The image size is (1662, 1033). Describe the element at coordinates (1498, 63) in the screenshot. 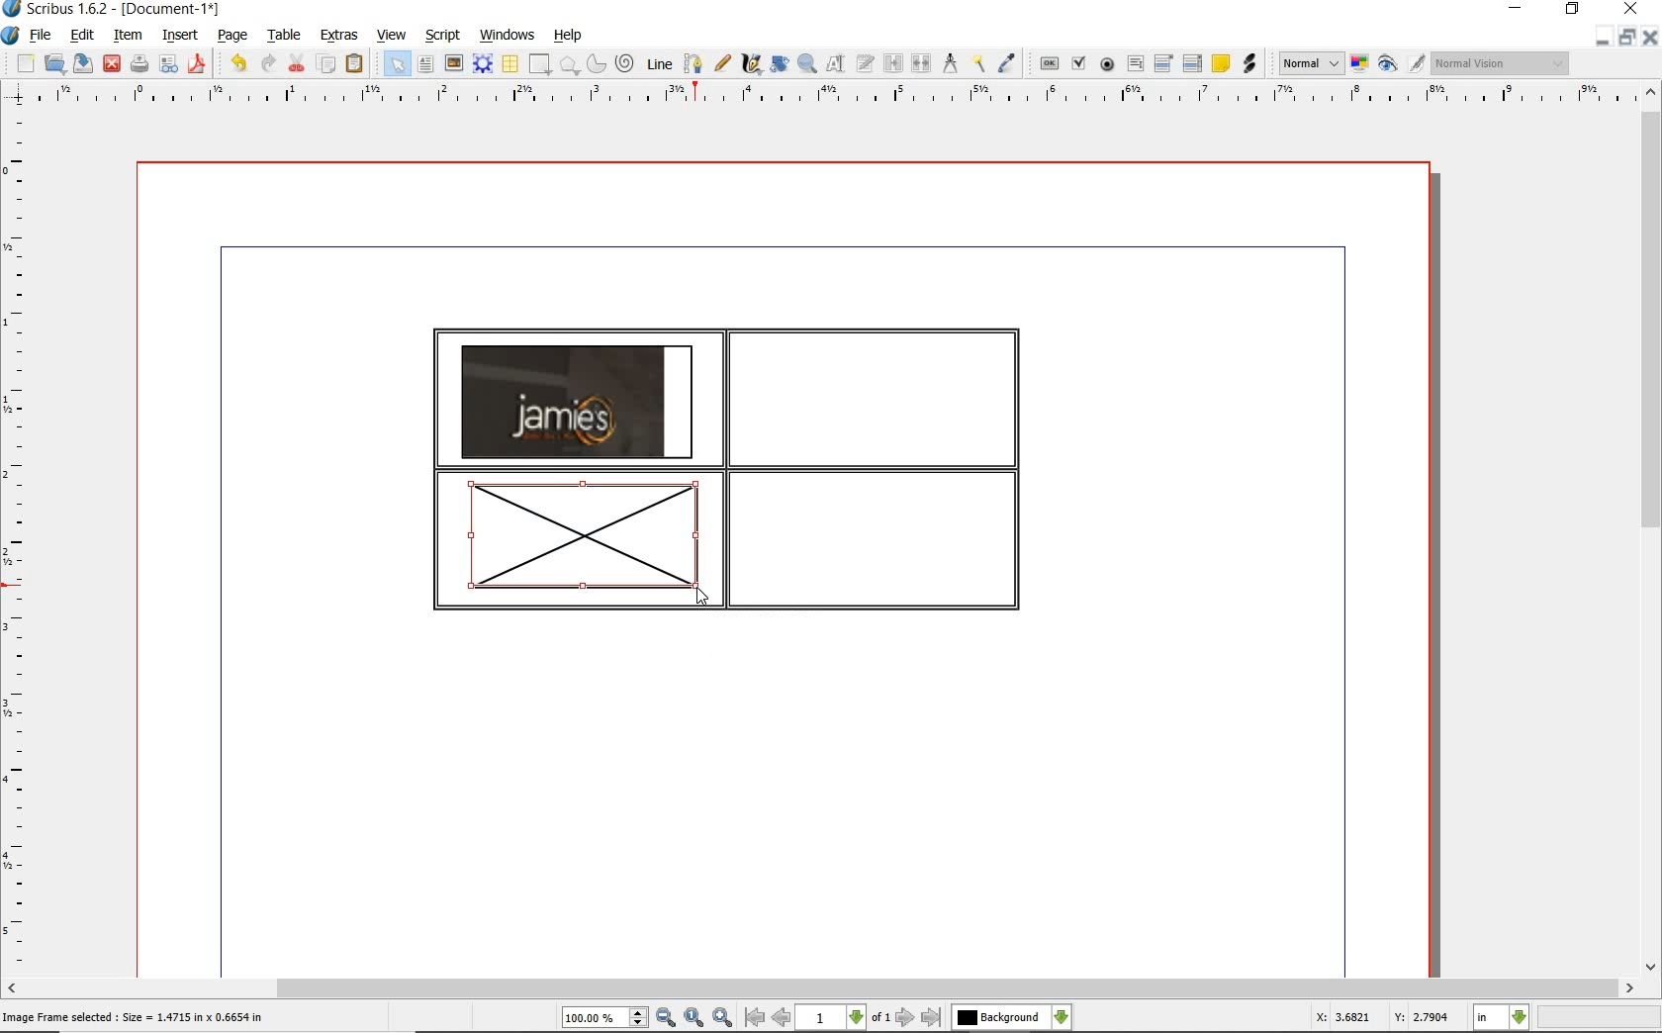

I see `visual appearance of the display` at that location.